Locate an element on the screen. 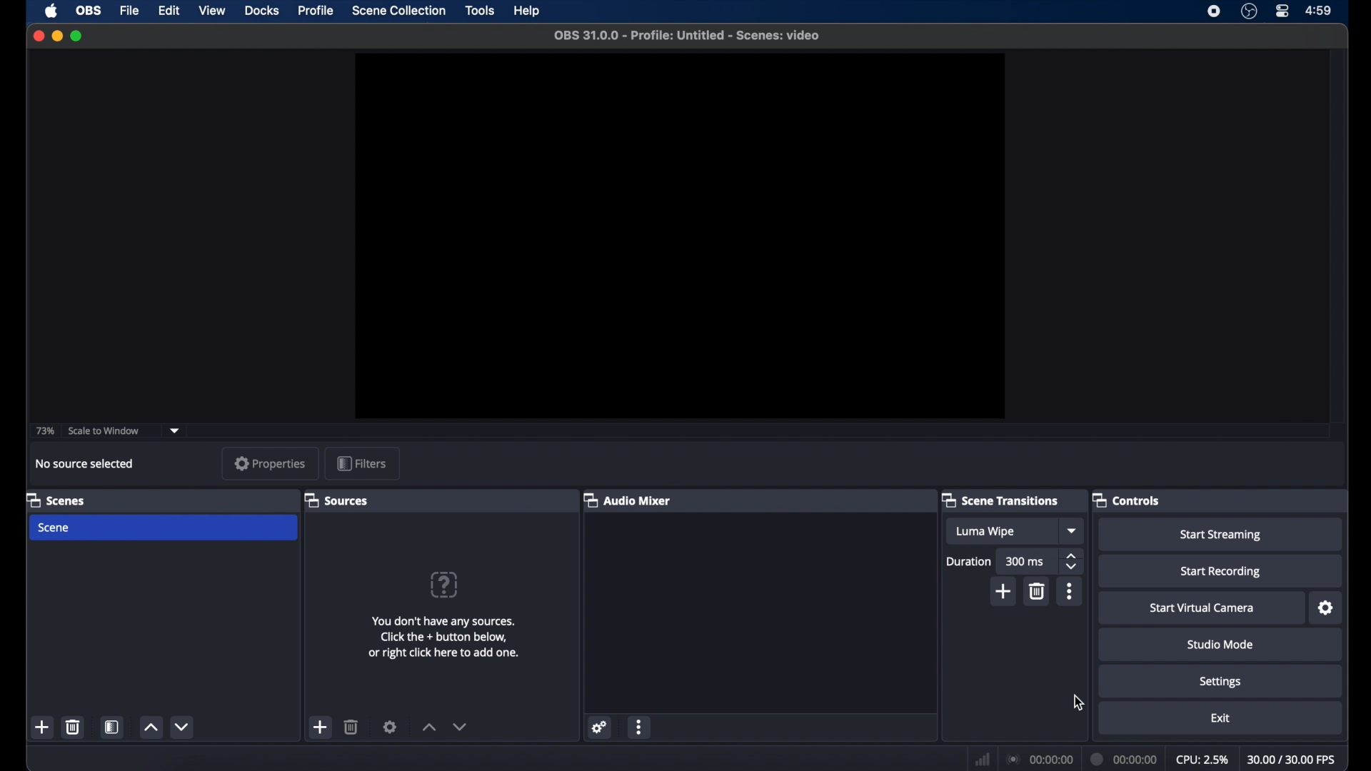 This screenshot has height=771, width=1371. view is located at coordinates (213, 11).